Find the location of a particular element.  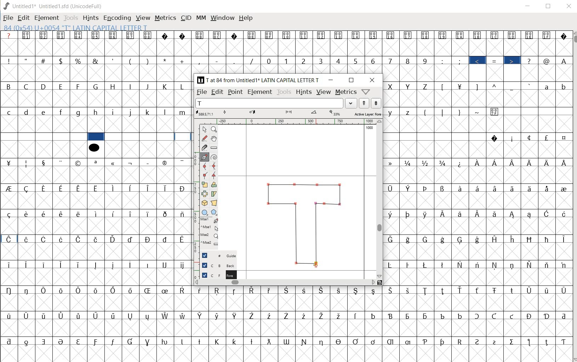

Symbol is located at coordinates (27, 342).